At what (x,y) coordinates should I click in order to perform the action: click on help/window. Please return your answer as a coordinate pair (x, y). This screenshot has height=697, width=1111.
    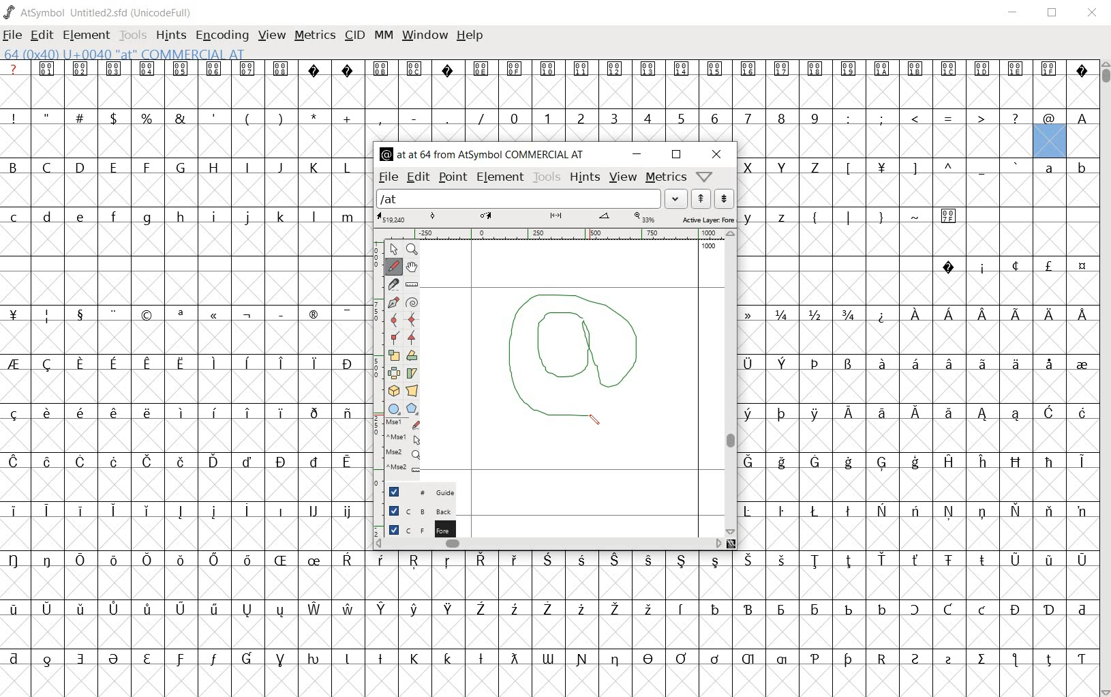
    Looking at the image, I should click on (707, 176).